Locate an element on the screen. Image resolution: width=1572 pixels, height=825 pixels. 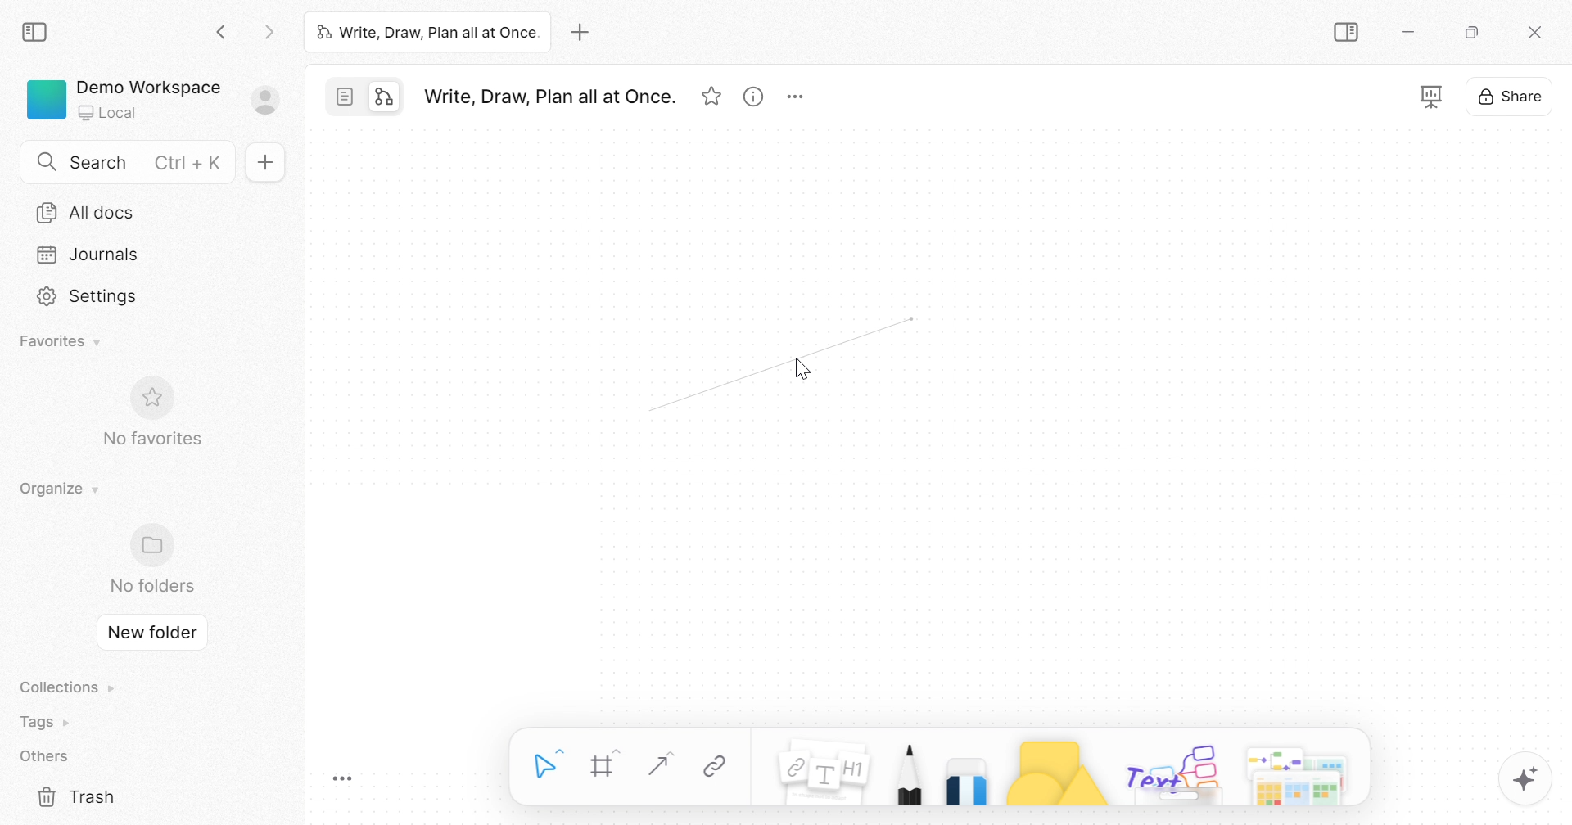
New doc is located at coordinates (269, 163).